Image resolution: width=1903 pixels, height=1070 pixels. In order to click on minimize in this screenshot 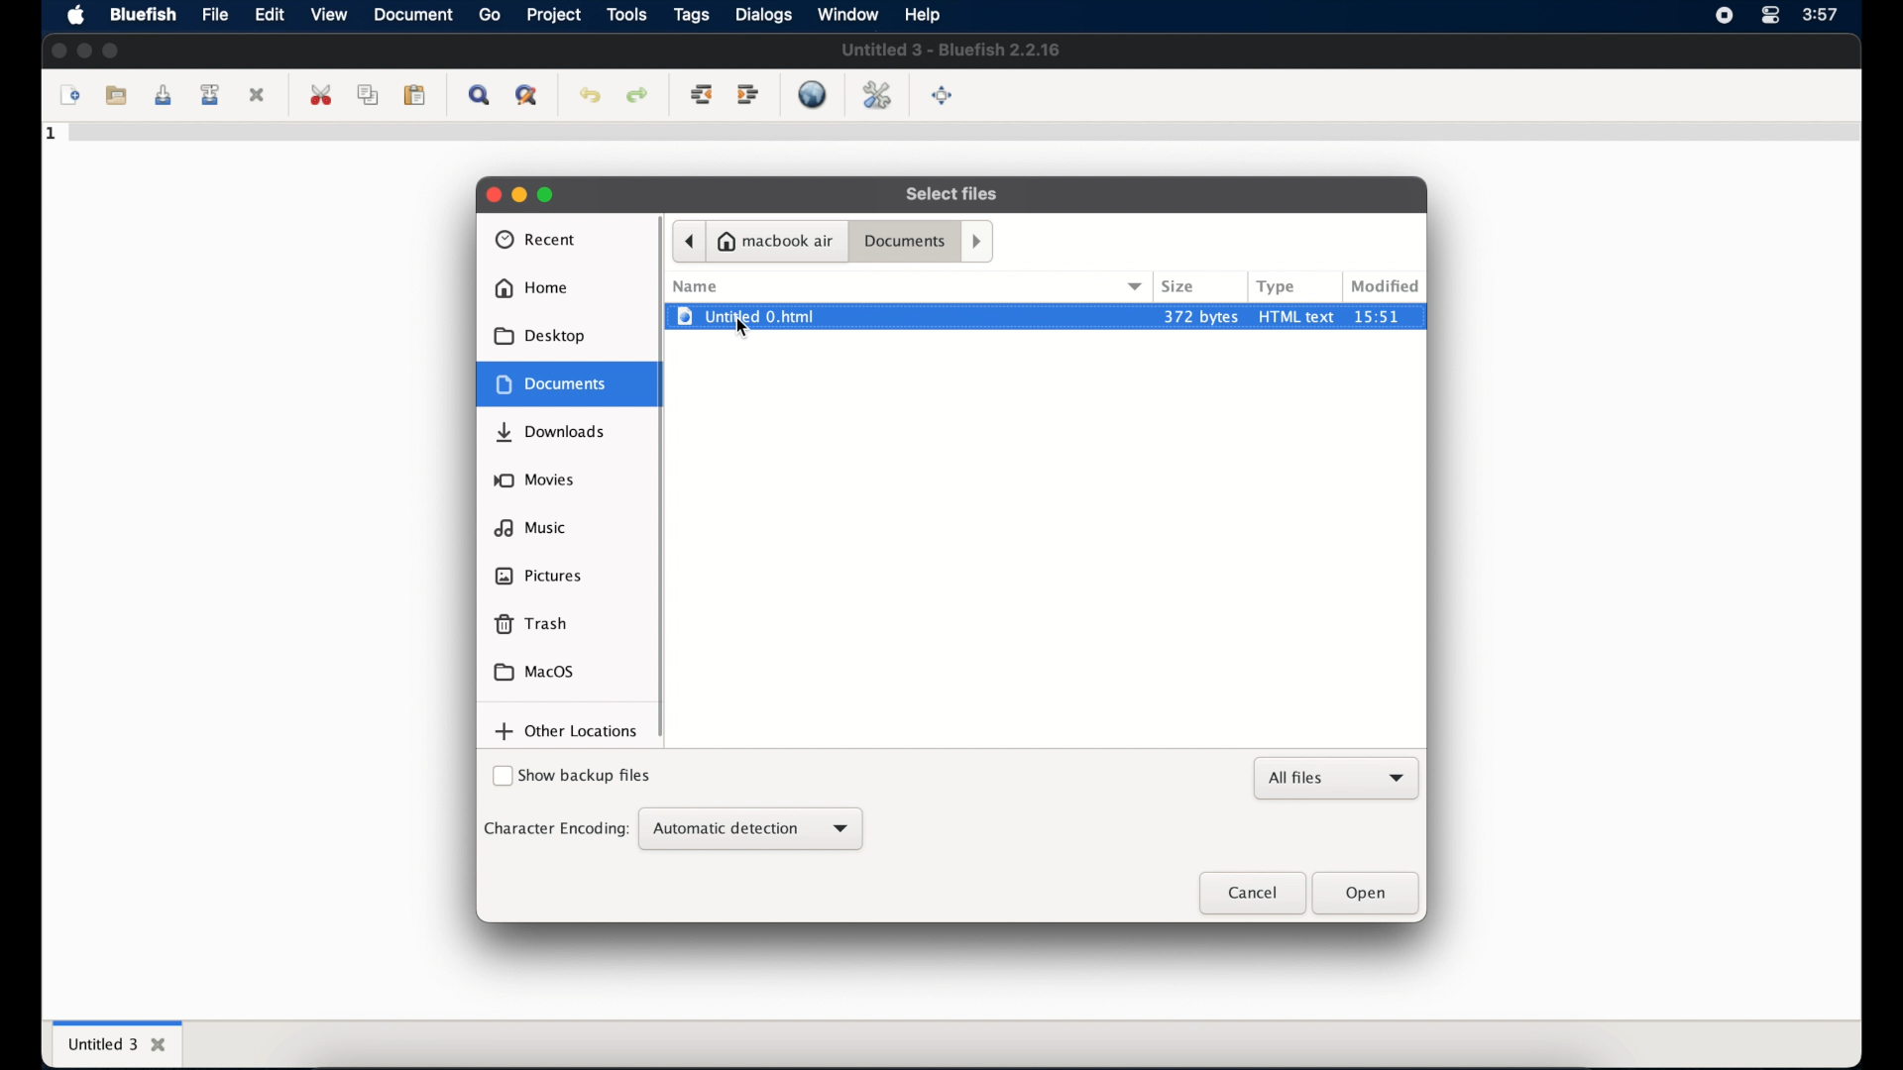, I will do `click(83, 50)`.